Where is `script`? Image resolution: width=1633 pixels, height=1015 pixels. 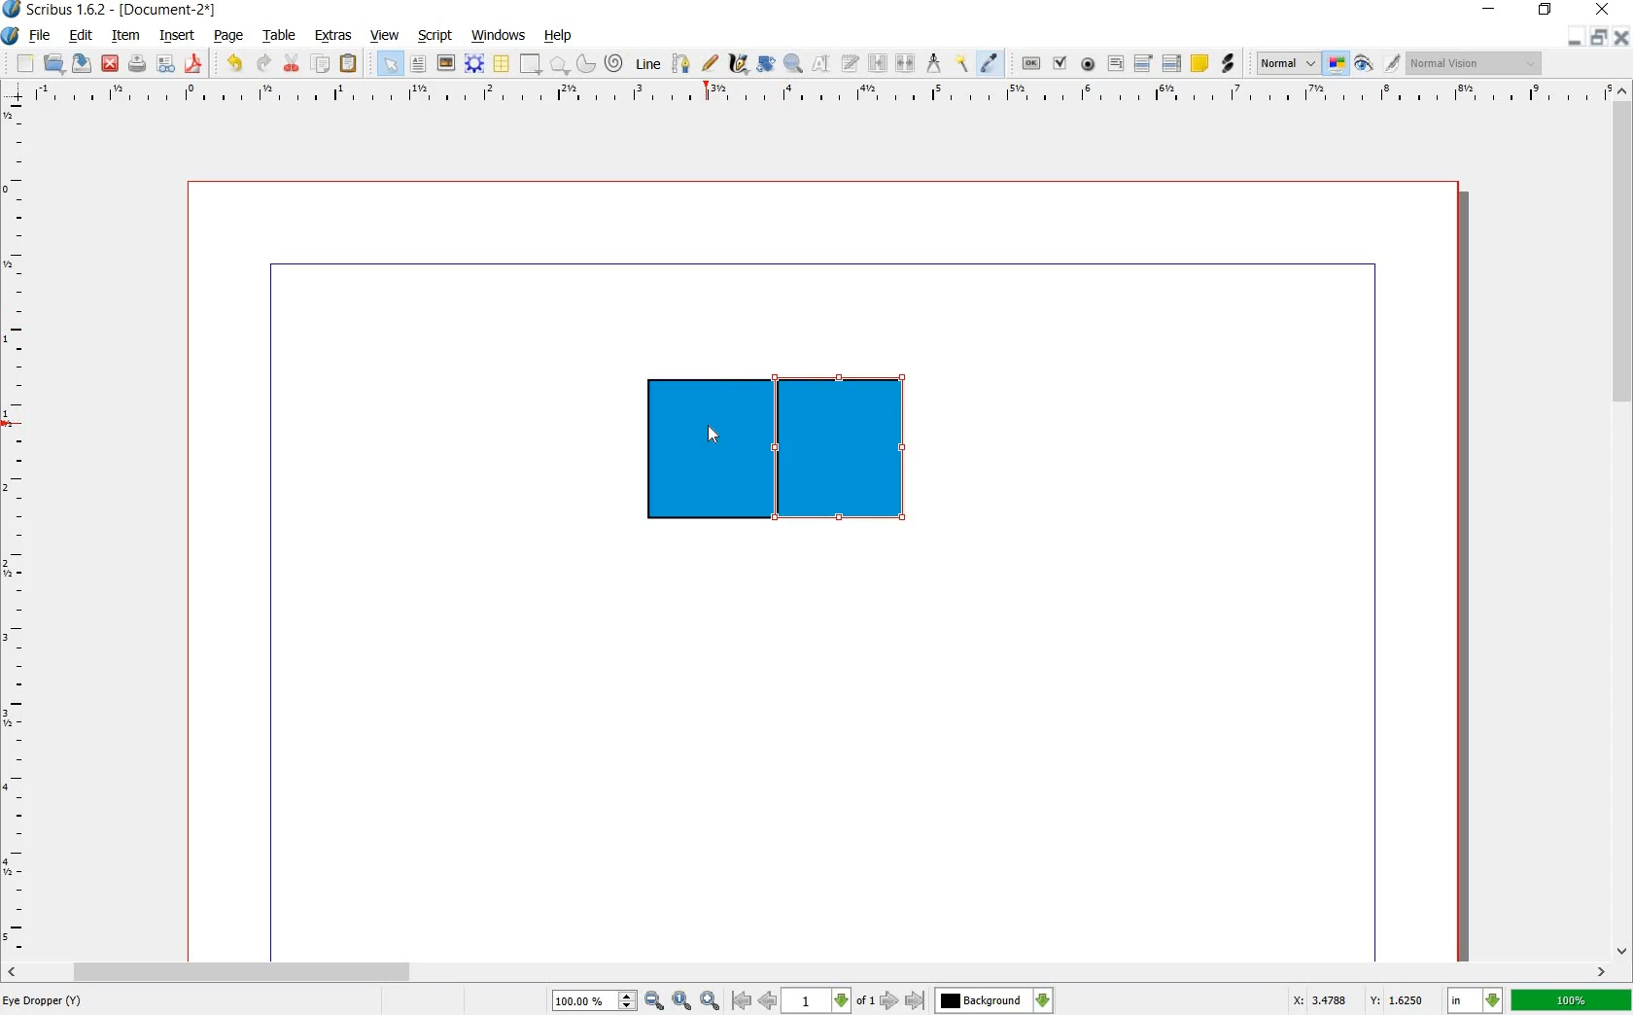
script is located at coordinates (436, 36).